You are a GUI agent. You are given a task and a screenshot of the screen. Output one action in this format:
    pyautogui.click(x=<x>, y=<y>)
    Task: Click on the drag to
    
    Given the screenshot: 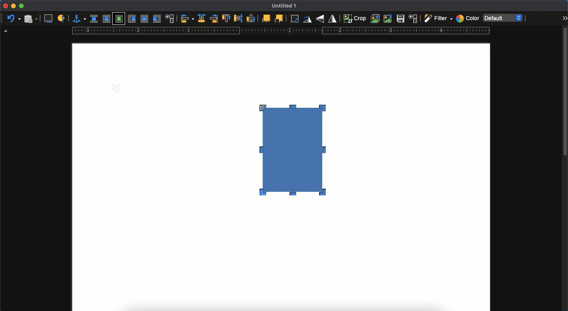 What is the action you would take?
    pyautogui.click(x=263, y=107)
    